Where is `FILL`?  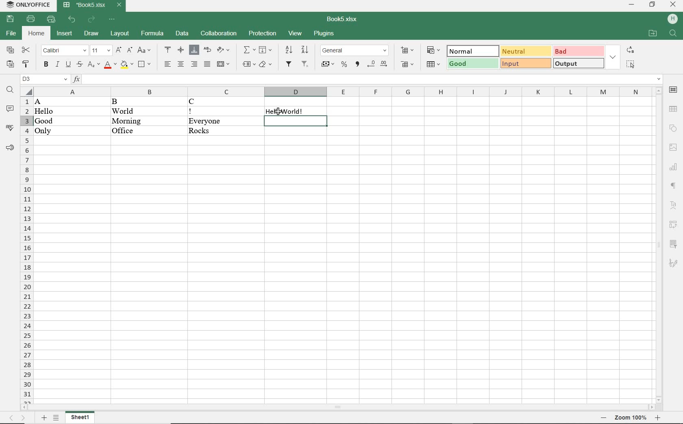
FILL is located at coordinates (266, 50).